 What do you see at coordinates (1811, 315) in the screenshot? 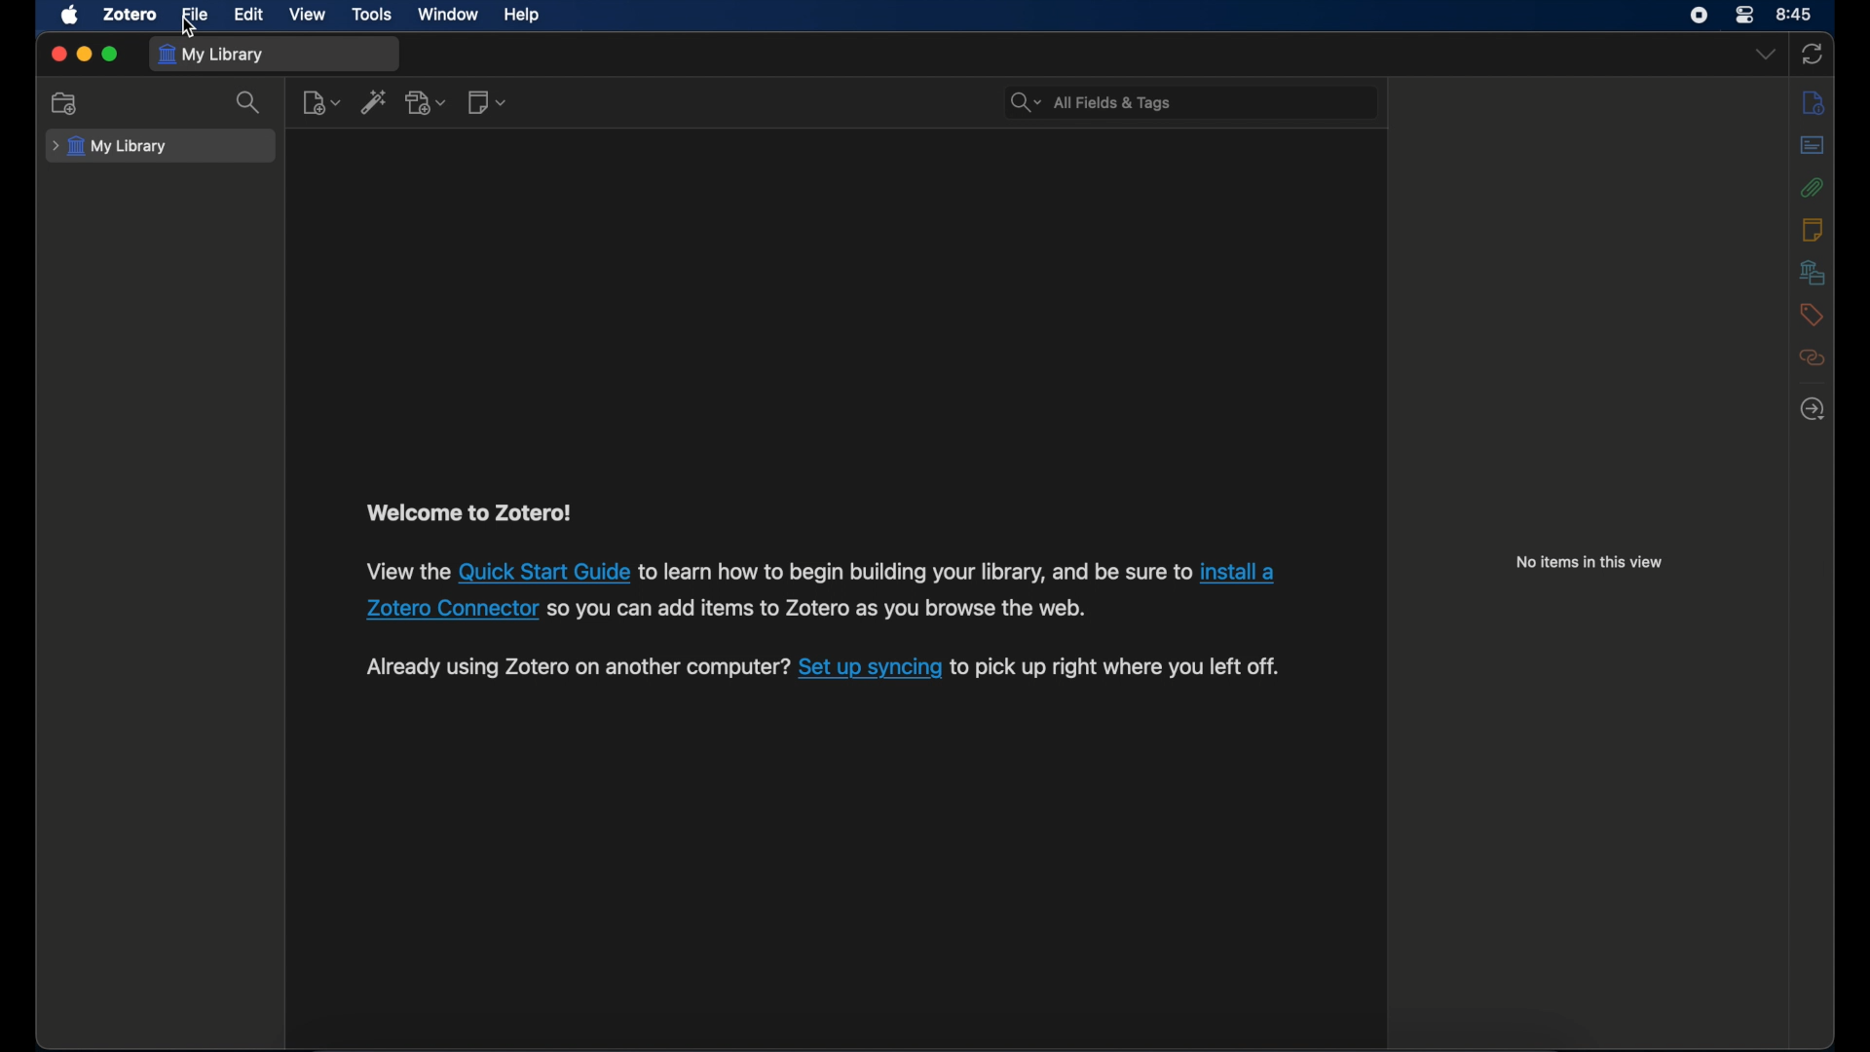
I see `tags` at bounding box center [1811, 315].